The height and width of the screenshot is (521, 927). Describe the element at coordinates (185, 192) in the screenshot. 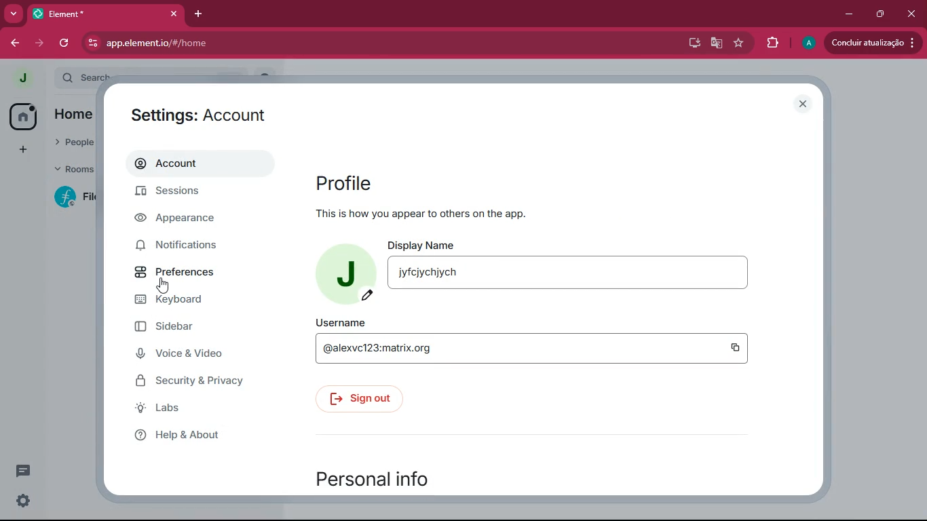

I see `sessions` at that location.